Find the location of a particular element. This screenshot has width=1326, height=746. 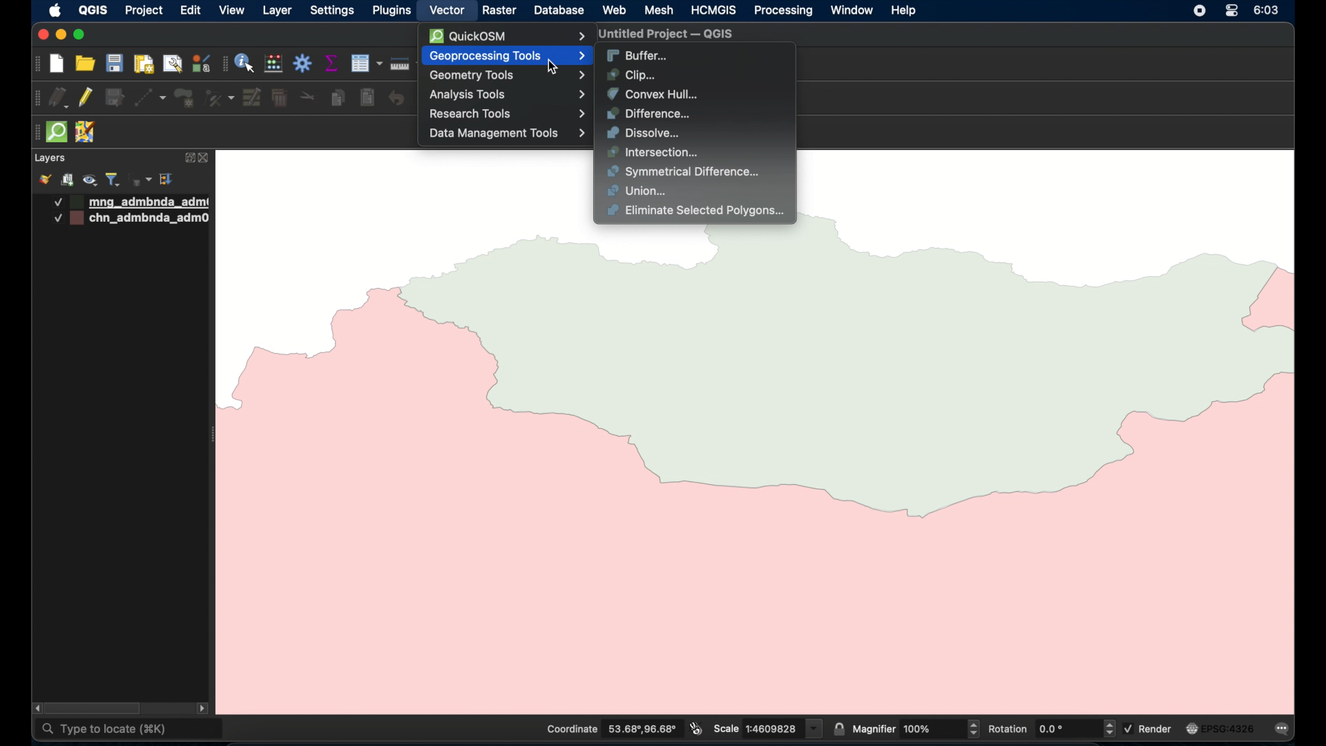

open layout manager is located at coordinates (172, 65).